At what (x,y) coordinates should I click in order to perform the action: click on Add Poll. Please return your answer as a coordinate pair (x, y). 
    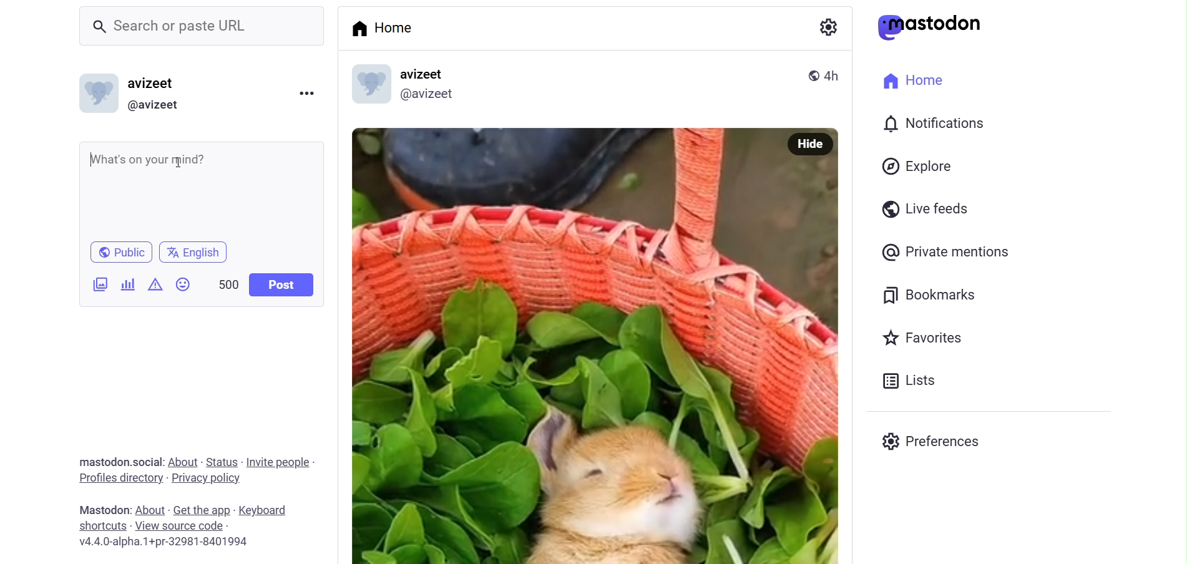
    Looking at the image, I should click on (127, 283).